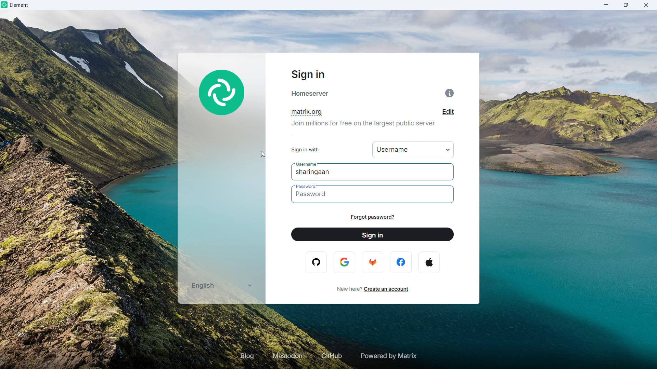 Image resolution: width=657 pixels, height=369 pixels. I want to click on Mastodon , so click(288, 356).